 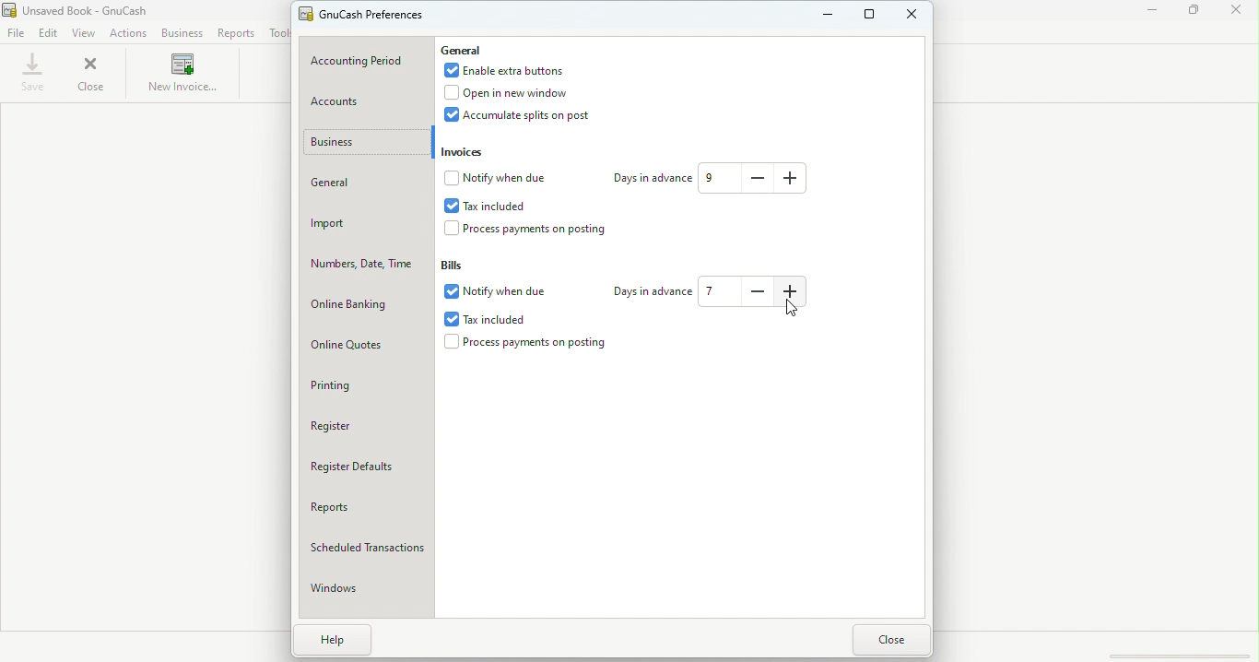 I want to click on Decrease, so click(x=760, y=176).